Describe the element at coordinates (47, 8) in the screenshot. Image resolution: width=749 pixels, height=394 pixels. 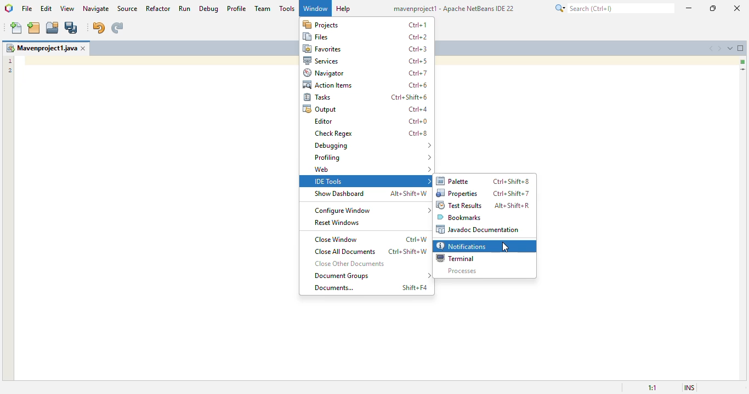
I see `edit` at that location.